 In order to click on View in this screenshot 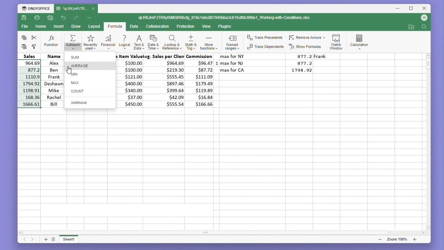, I will do `click(207, 26)`.